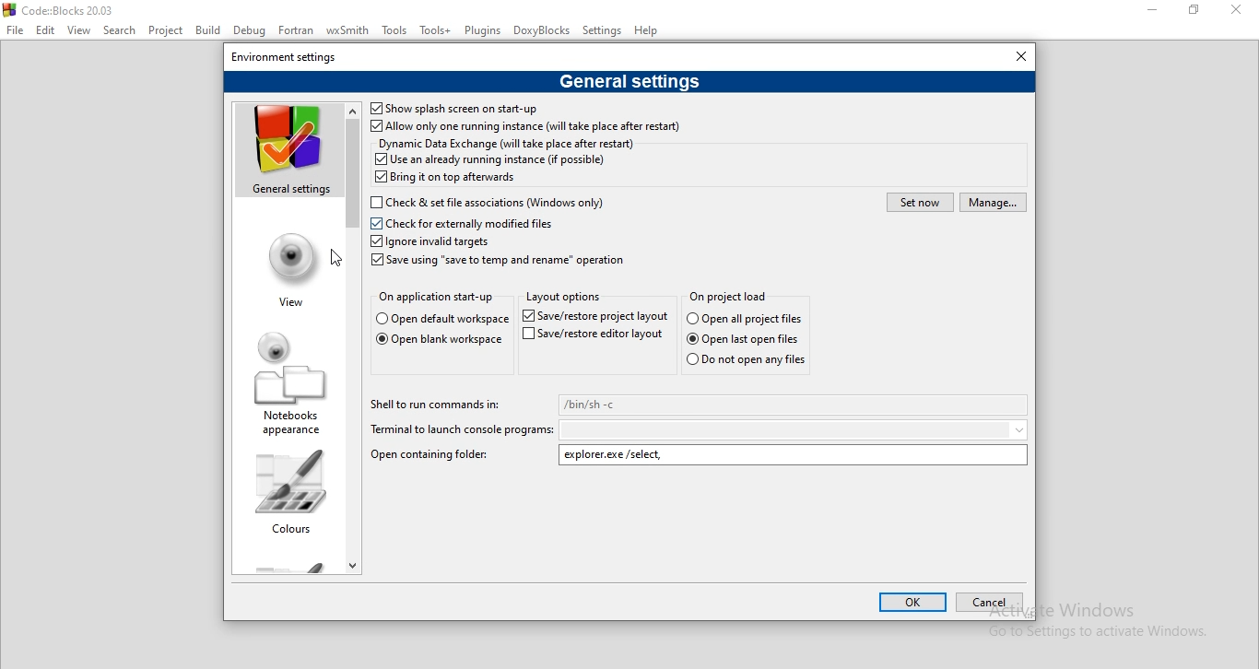 The width and height of the screenshot is (1259, 669). I want to click on dropdown, so click(791, 429).